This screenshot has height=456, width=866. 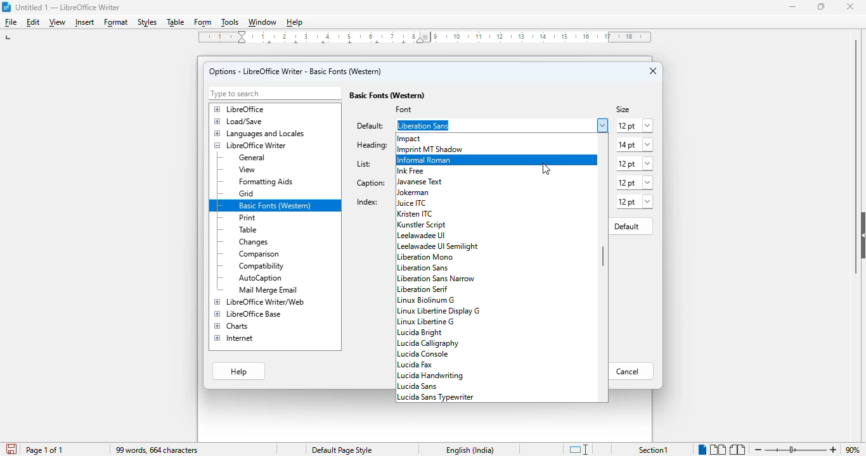 I want to click on window, so click(x=262, y=23).